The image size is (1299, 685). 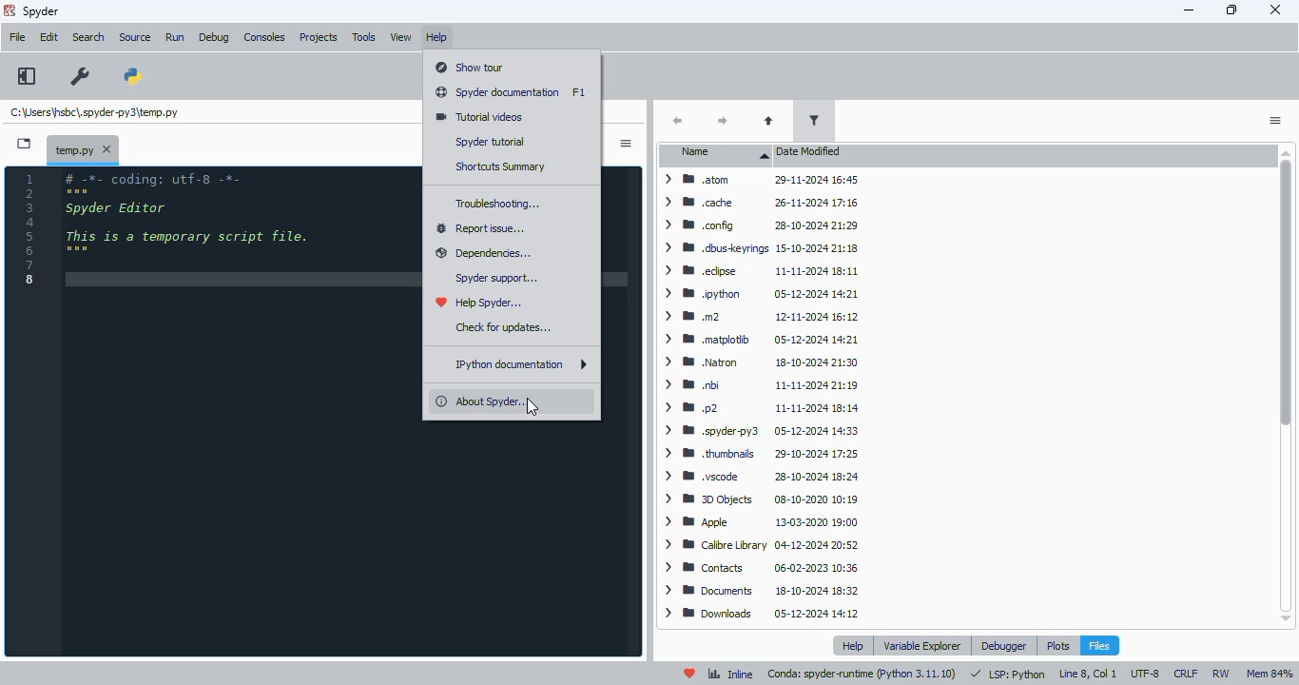 What do you see at coordinates (264, 37) in the screenshot?
I see `consoles` at bounding box center [264, 37].